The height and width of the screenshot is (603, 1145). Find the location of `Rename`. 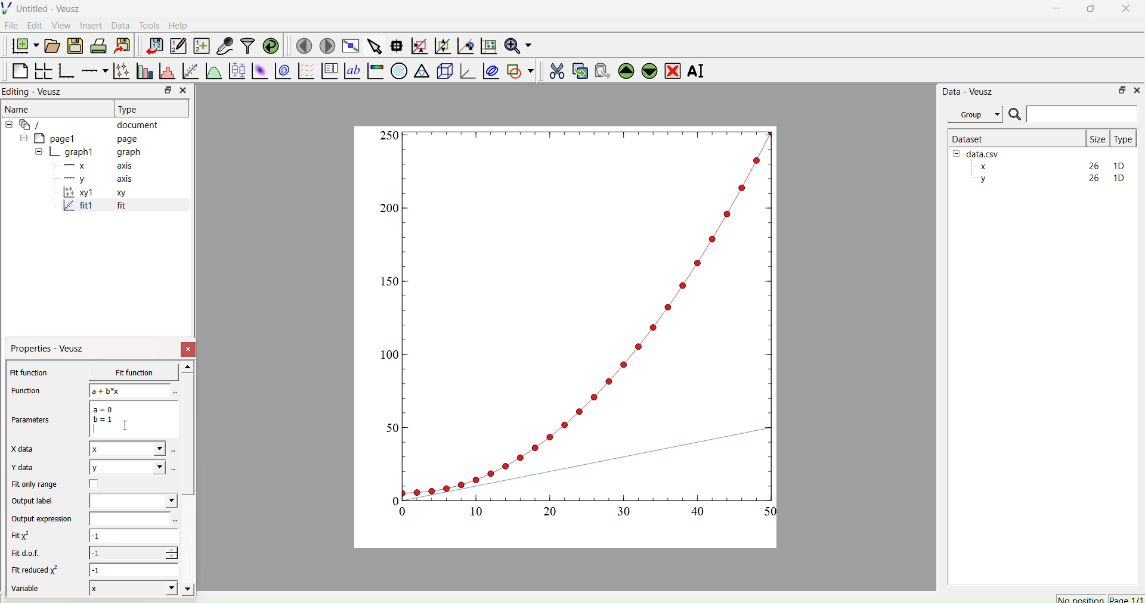

Rename is located at coordinates (698, 71).